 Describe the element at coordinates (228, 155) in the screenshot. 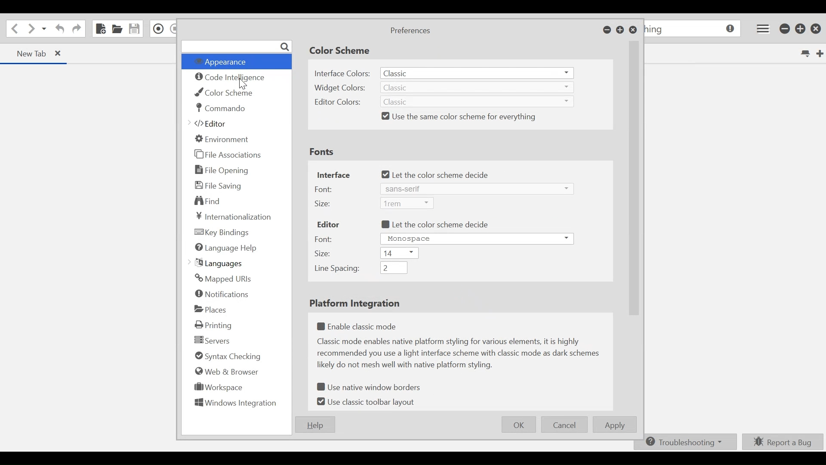

I see `File Association` at that location.